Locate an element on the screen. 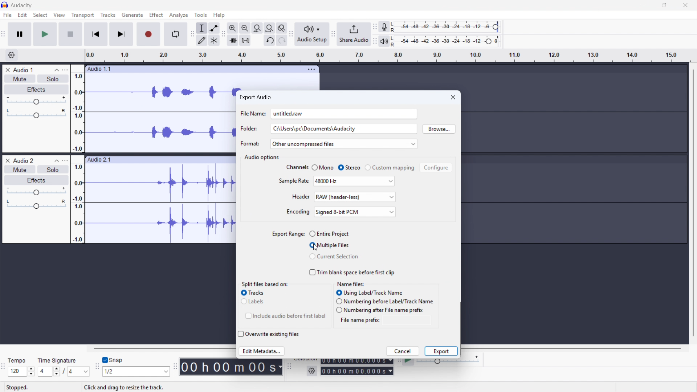 This screenshot has height=392, width=697. Audacity is located at coordinates (22, 5).